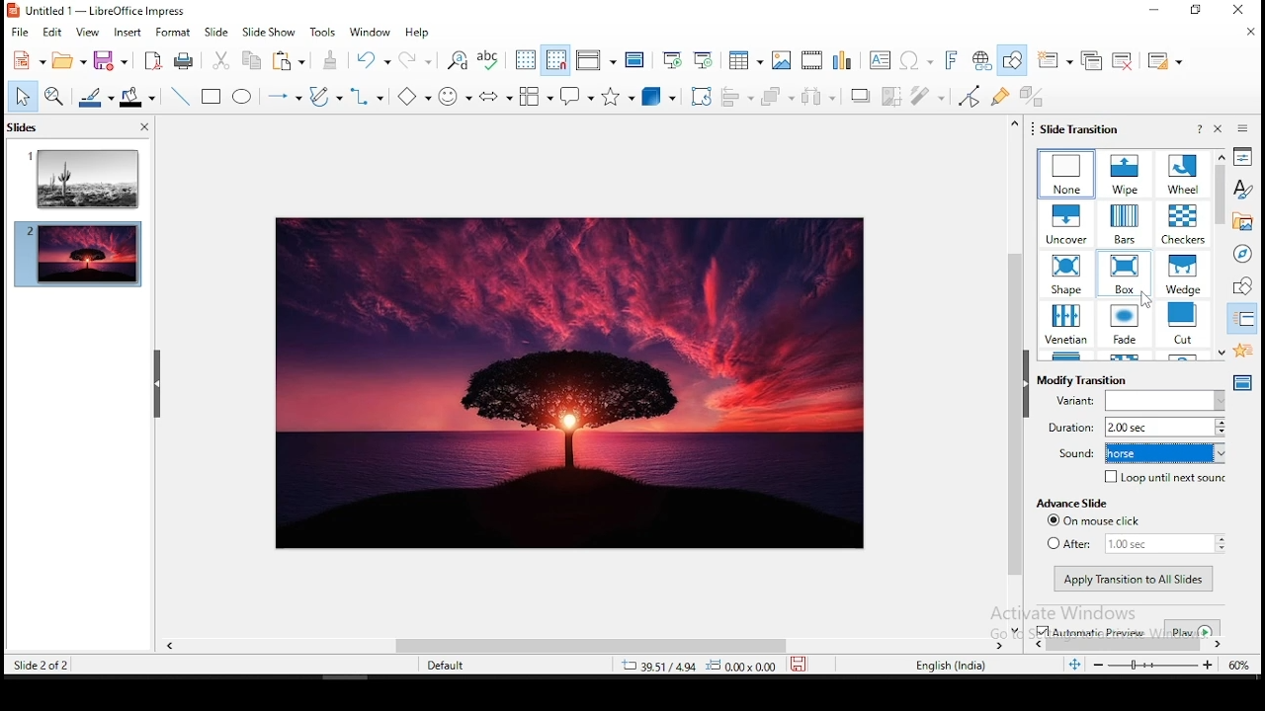 The height and width of the screenshot is (711, 1265). Describe the element at coordinates (1151, 665) in the screenshot. I see `zoom` at that location.